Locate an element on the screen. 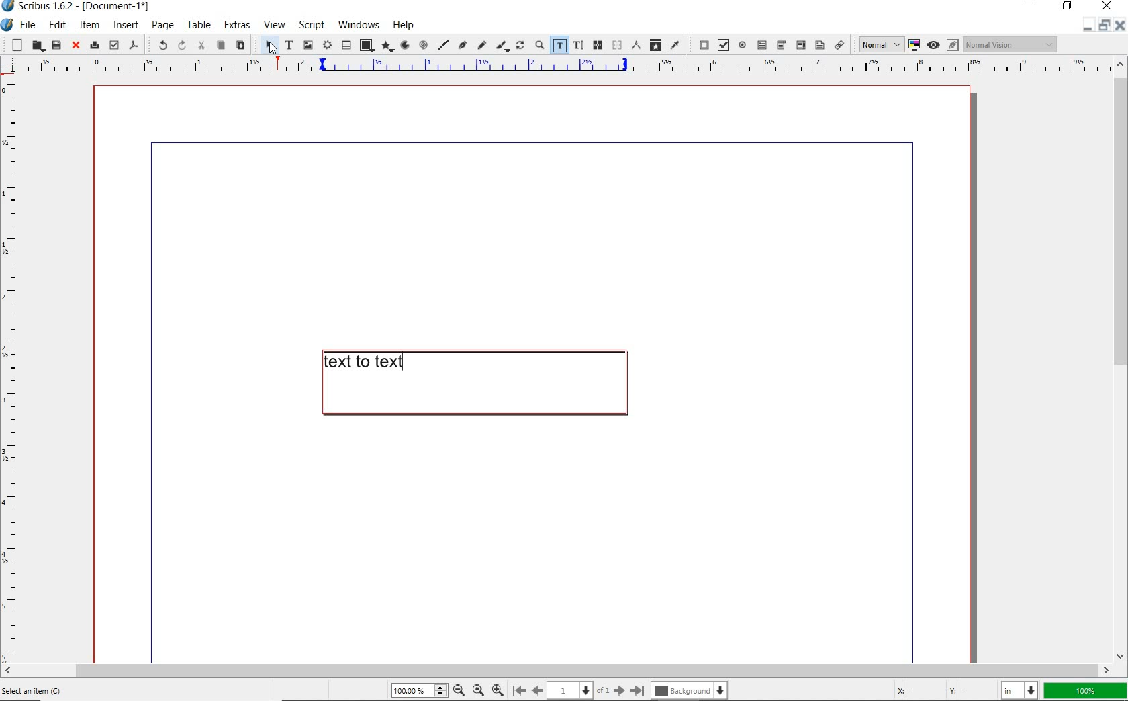 The image size is (1128, 701). copy is located at coordinates (220, 46).